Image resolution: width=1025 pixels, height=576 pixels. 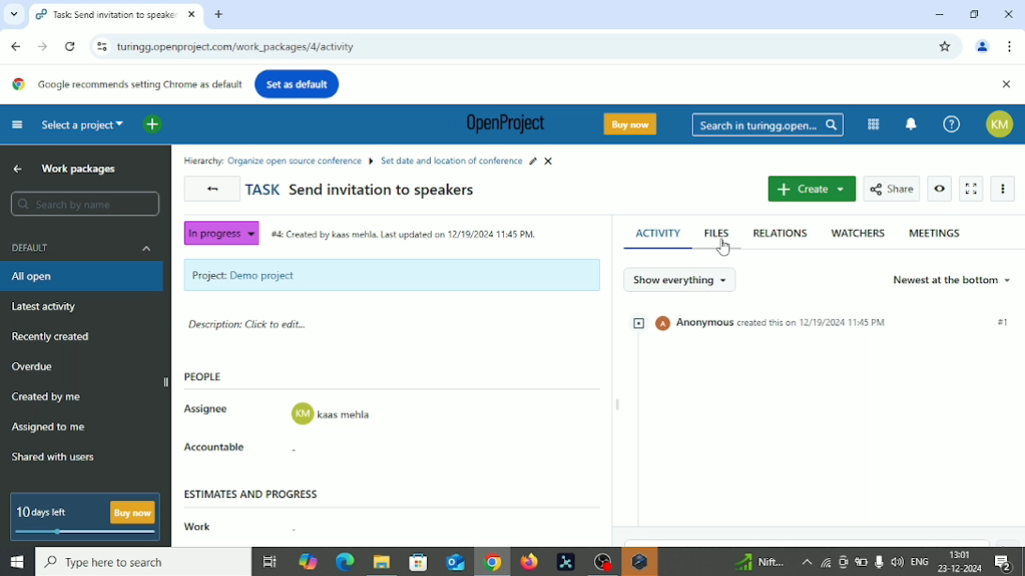 I want to click on Watchers, so click(x=858, y=233).